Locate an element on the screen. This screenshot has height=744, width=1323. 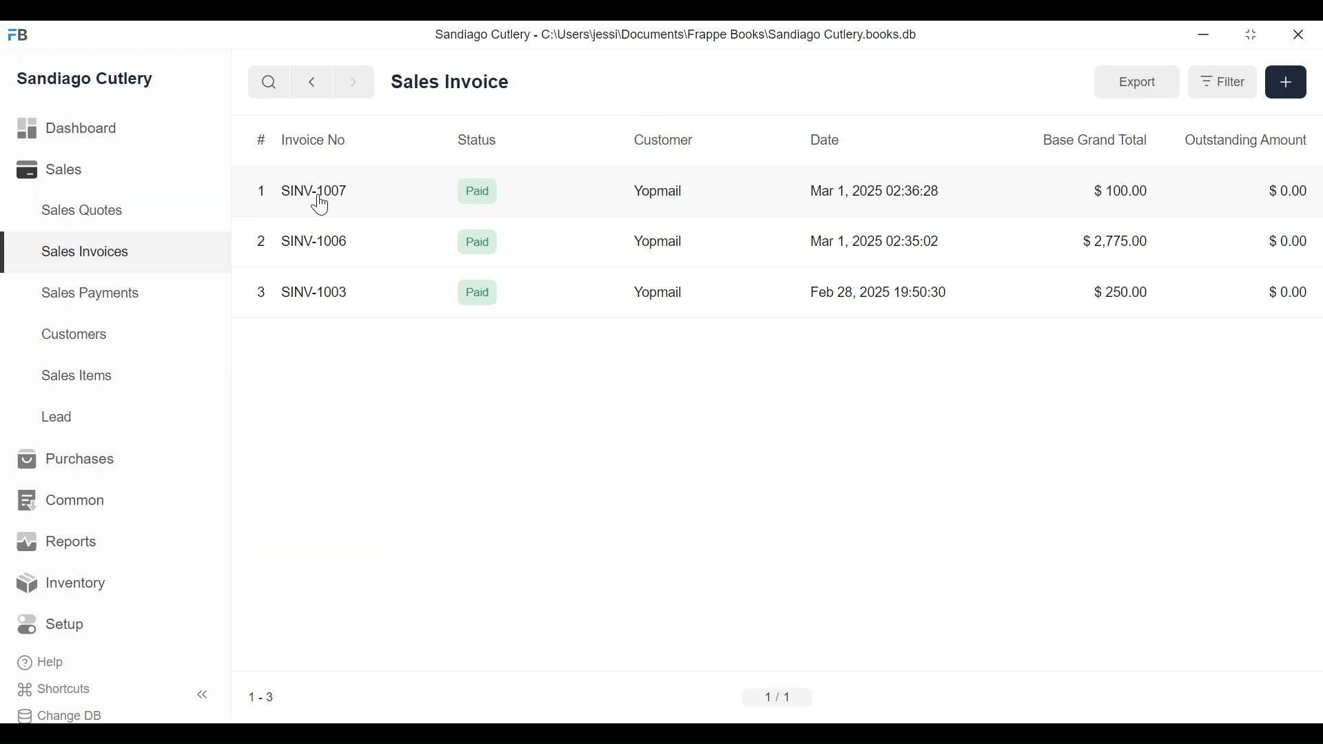
Setup is located at coordinates (51, 624).